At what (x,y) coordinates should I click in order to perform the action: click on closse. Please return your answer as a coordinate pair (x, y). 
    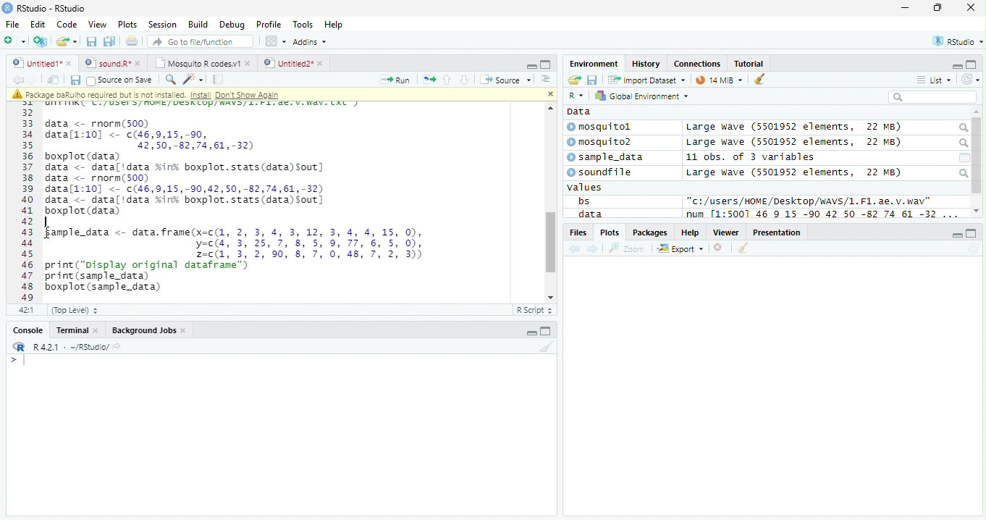
    Looking at the image, I should click on (972, 7).